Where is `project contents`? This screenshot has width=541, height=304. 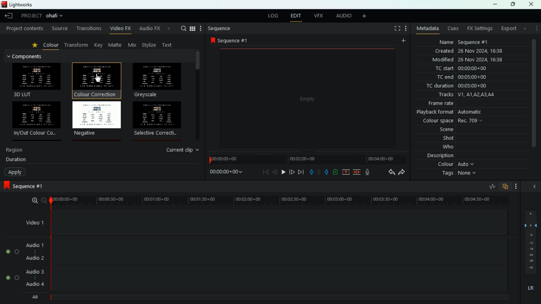
project contents is located at coordinates (24, 29).